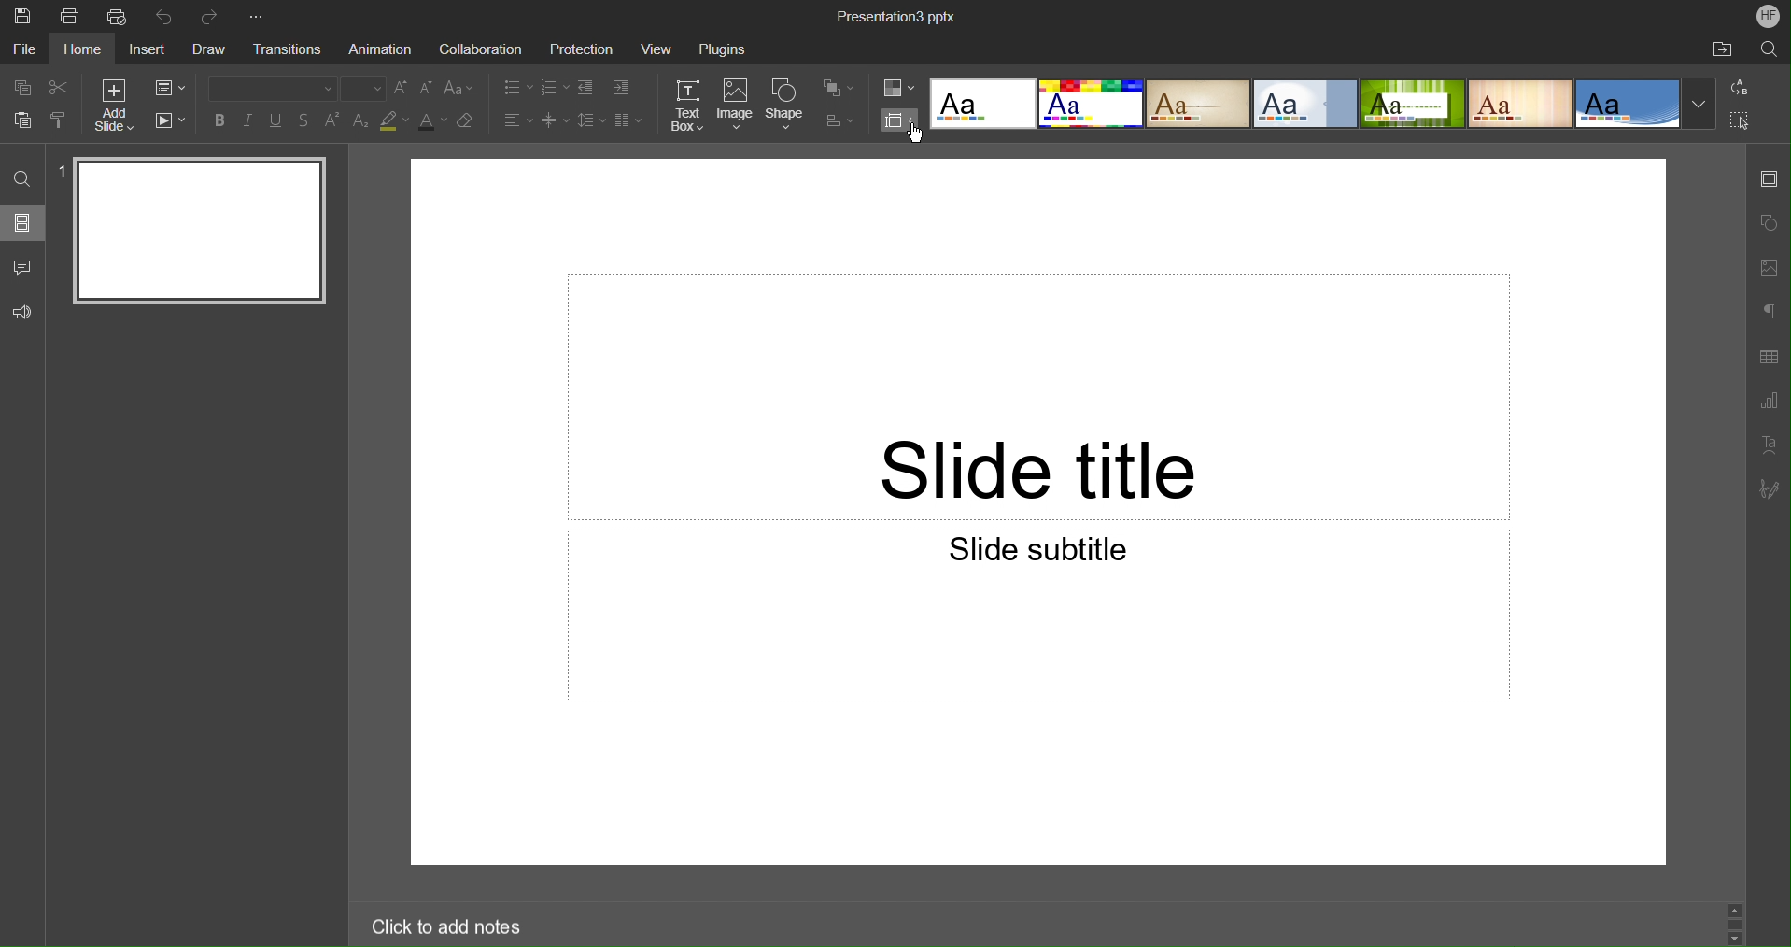 This screenshot has height=947, width=1791. Describe the element at coordinates (84, 50) in the screenshot. I see `Home` at that location.